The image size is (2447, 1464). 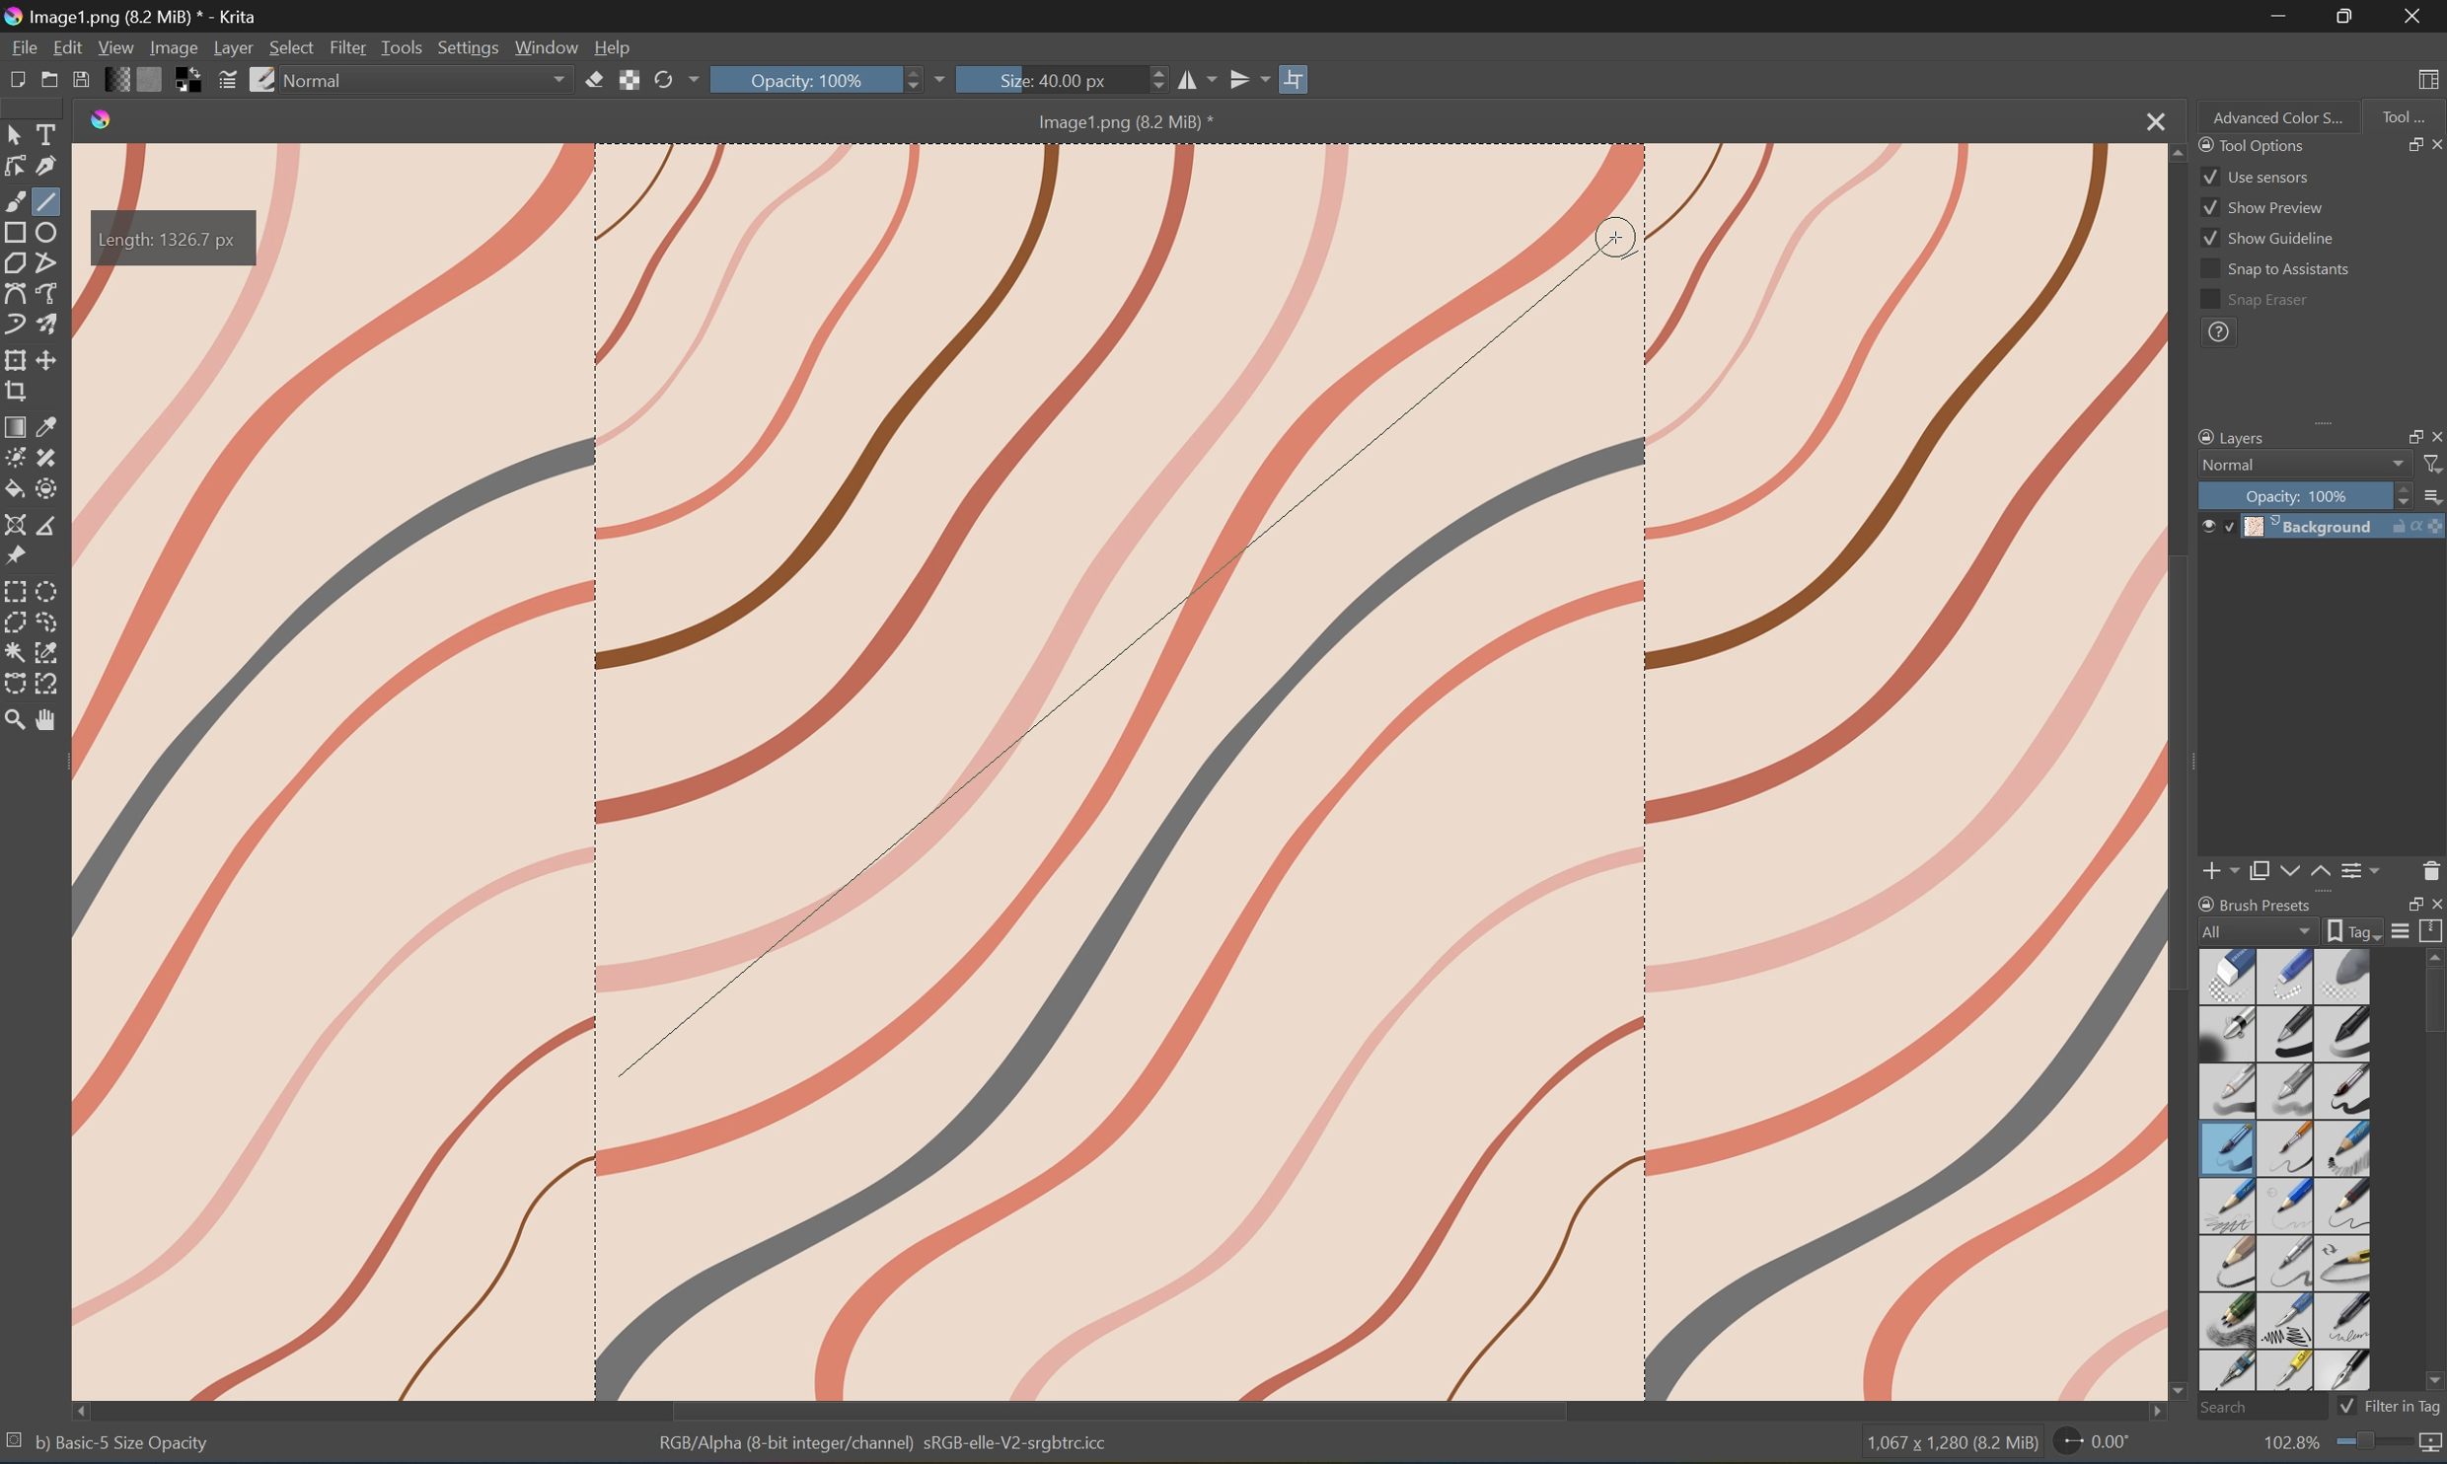 What do you see at coordinates (404, 47) in the screenshot?
I see `Tools` at bounding box center [404, 47].